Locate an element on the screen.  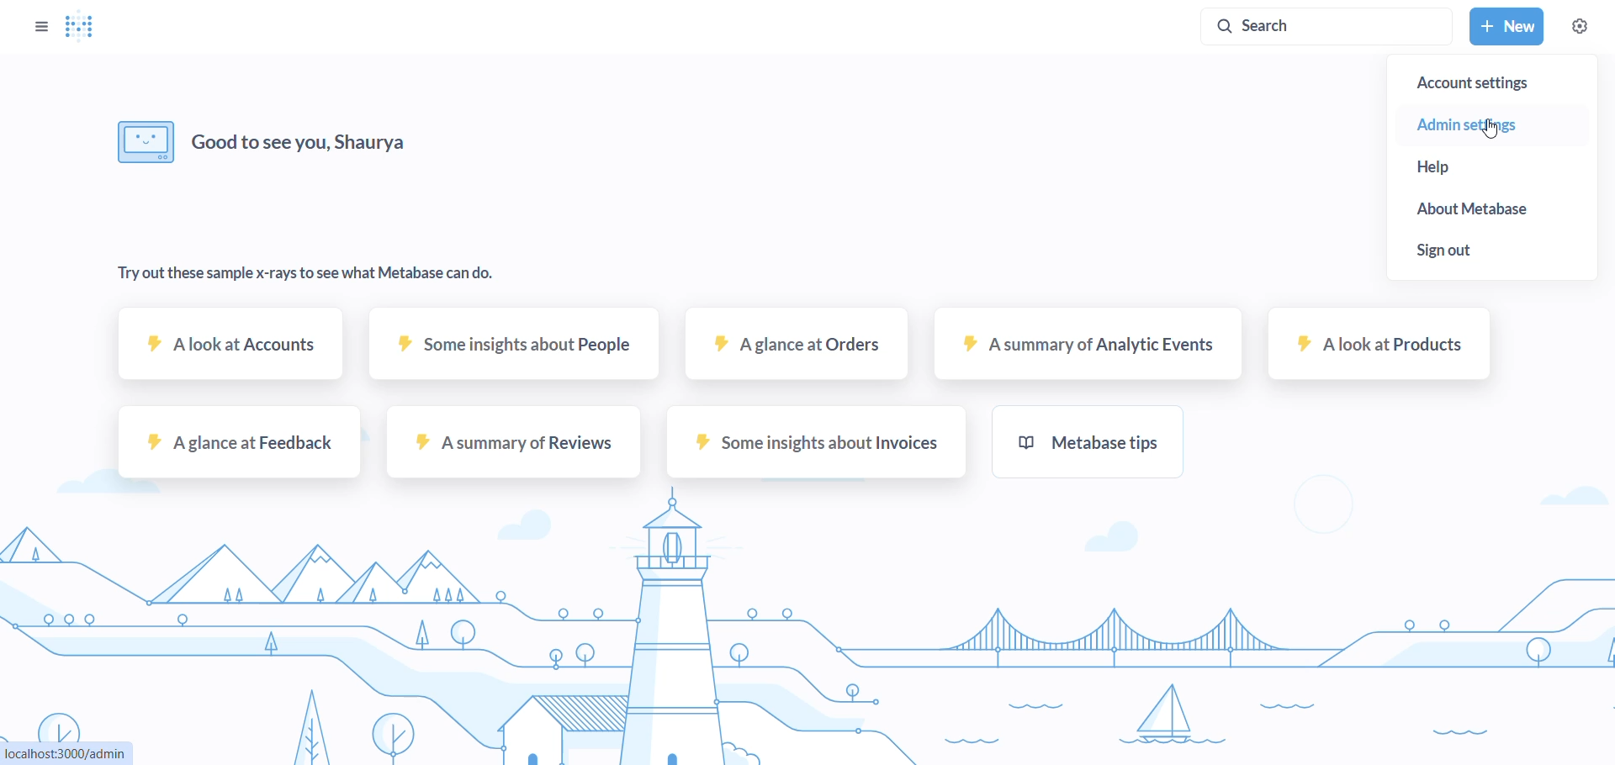
Logo is located at coordinates (82, 27).